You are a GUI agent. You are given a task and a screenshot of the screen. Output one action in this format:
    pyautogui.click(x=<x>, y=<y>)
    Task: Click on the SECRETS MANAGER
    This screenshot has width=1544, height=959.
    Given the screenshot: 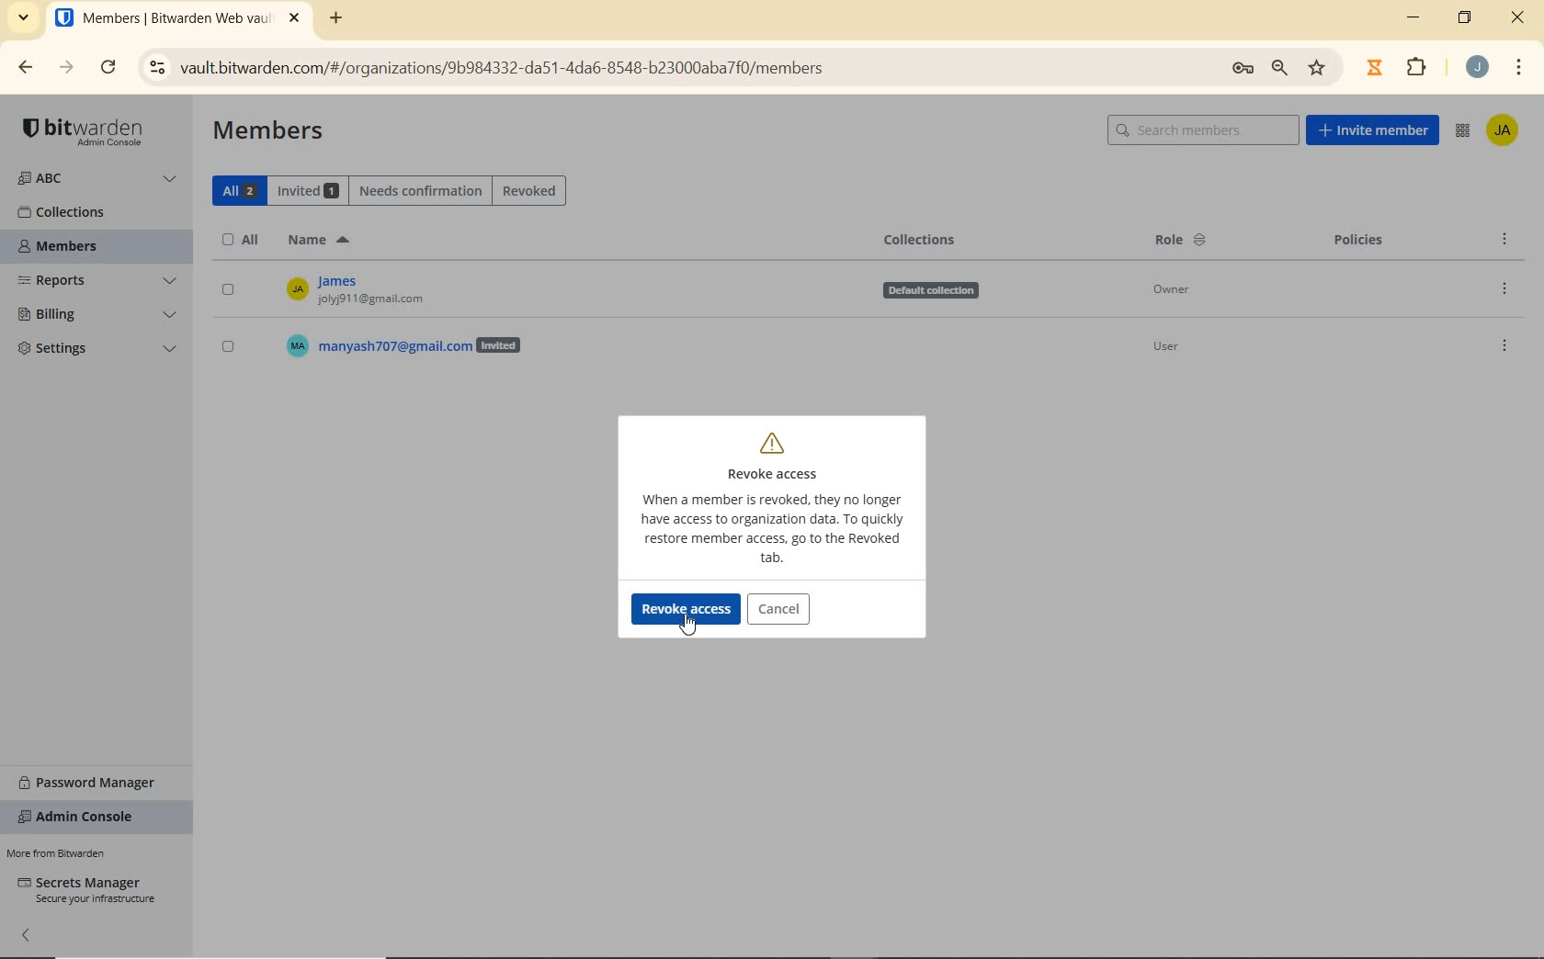 What is the action you would take?
    pyautogui.click(x=85, y=890)
    